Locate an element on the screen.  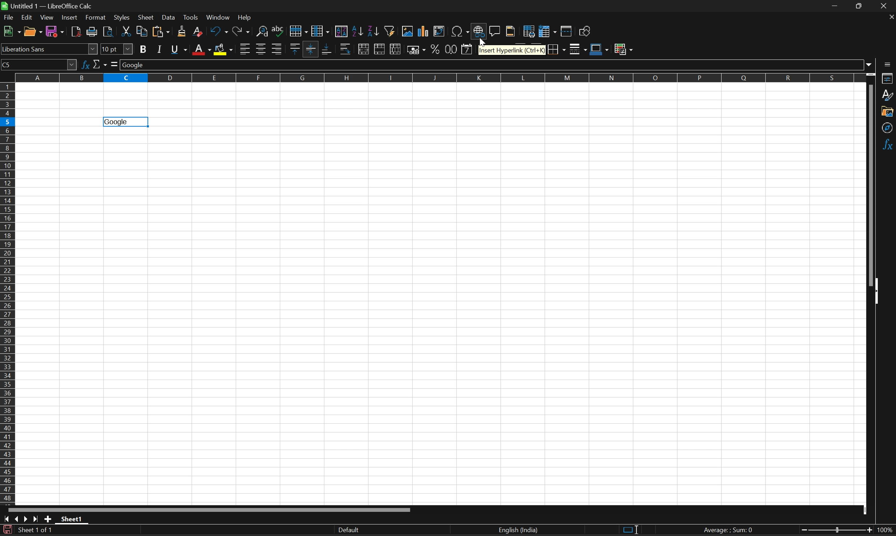
Align top is located at coordinates (295, 47).